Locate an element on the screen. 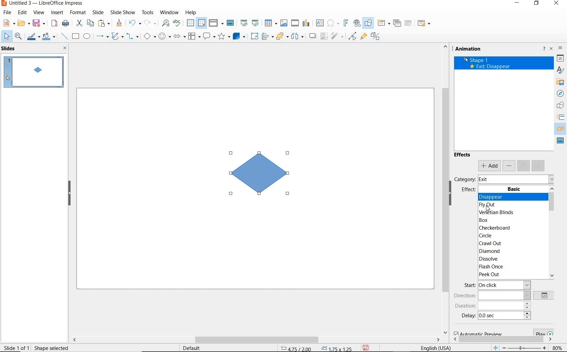 Image resolution: width=567 pixels, height=352 pixels. rotate is located at coordinates (254, 37).